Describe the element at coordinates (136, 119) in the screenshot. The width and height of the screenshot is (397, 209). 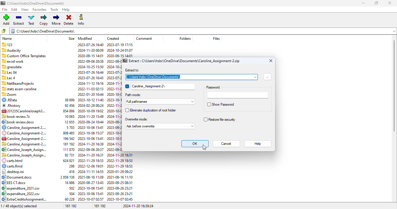
I see `overwrite mode` at that location.